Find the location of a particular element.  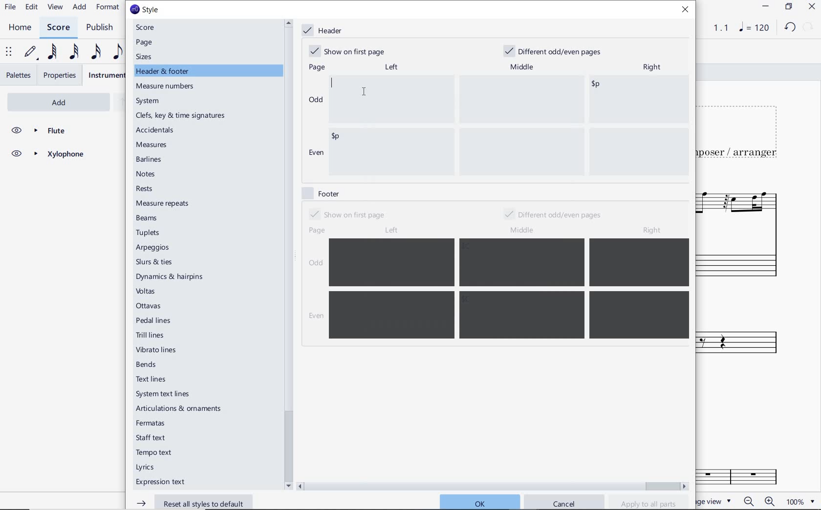

header marked is located at coordinates (324, 31).